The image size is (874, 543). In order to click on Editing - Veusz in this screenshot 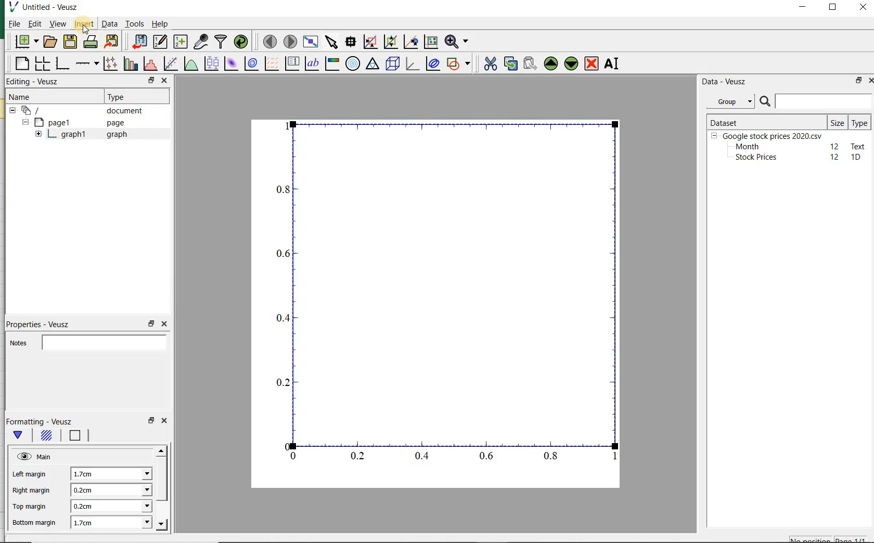, I will do `click(34, 82)`.